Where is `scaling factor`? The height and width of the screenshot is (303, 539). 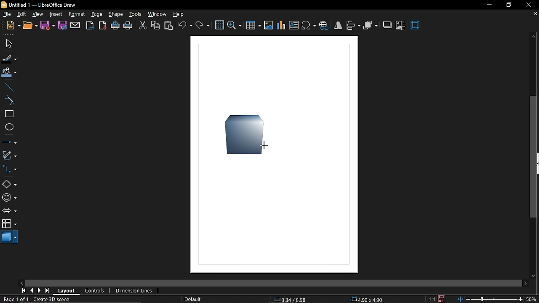
scaling factor is located at coordinates (431, 299).